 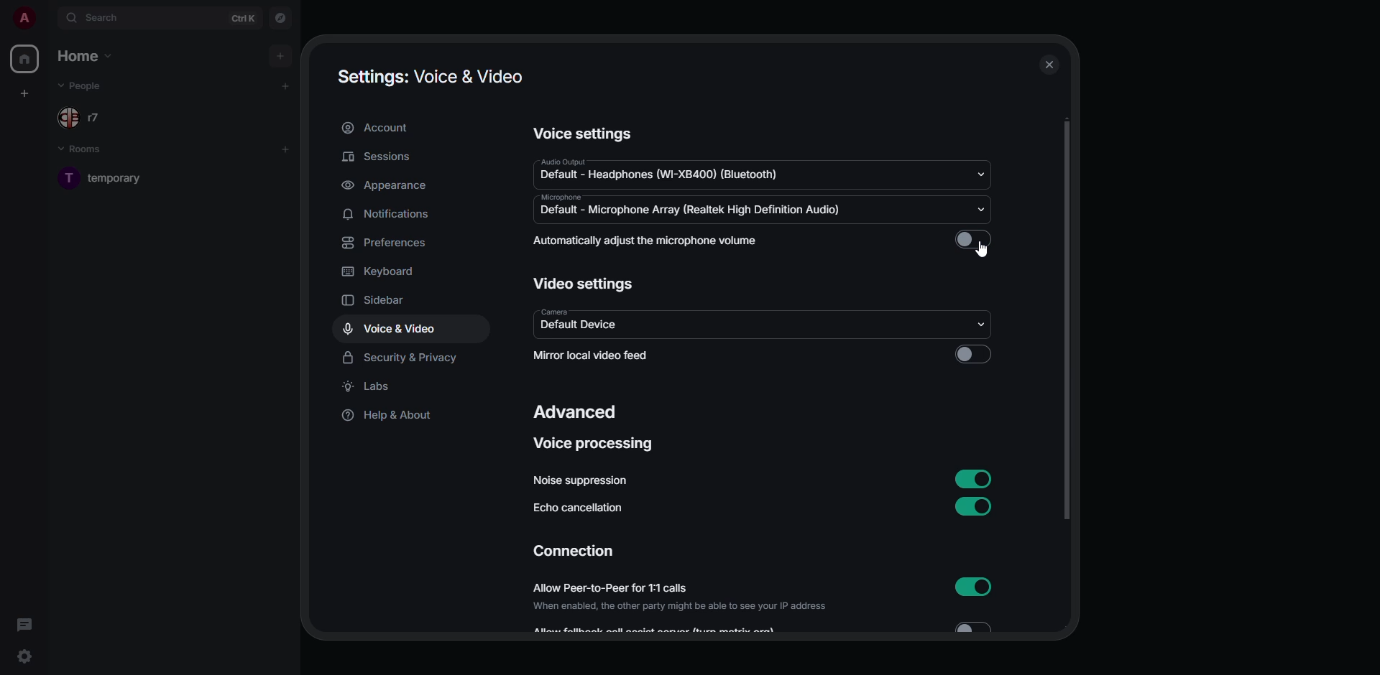 What do you see at coordinates (1066, 319) in the screenshot?
I see `scroll bar` at bounding box center [1066, 319].